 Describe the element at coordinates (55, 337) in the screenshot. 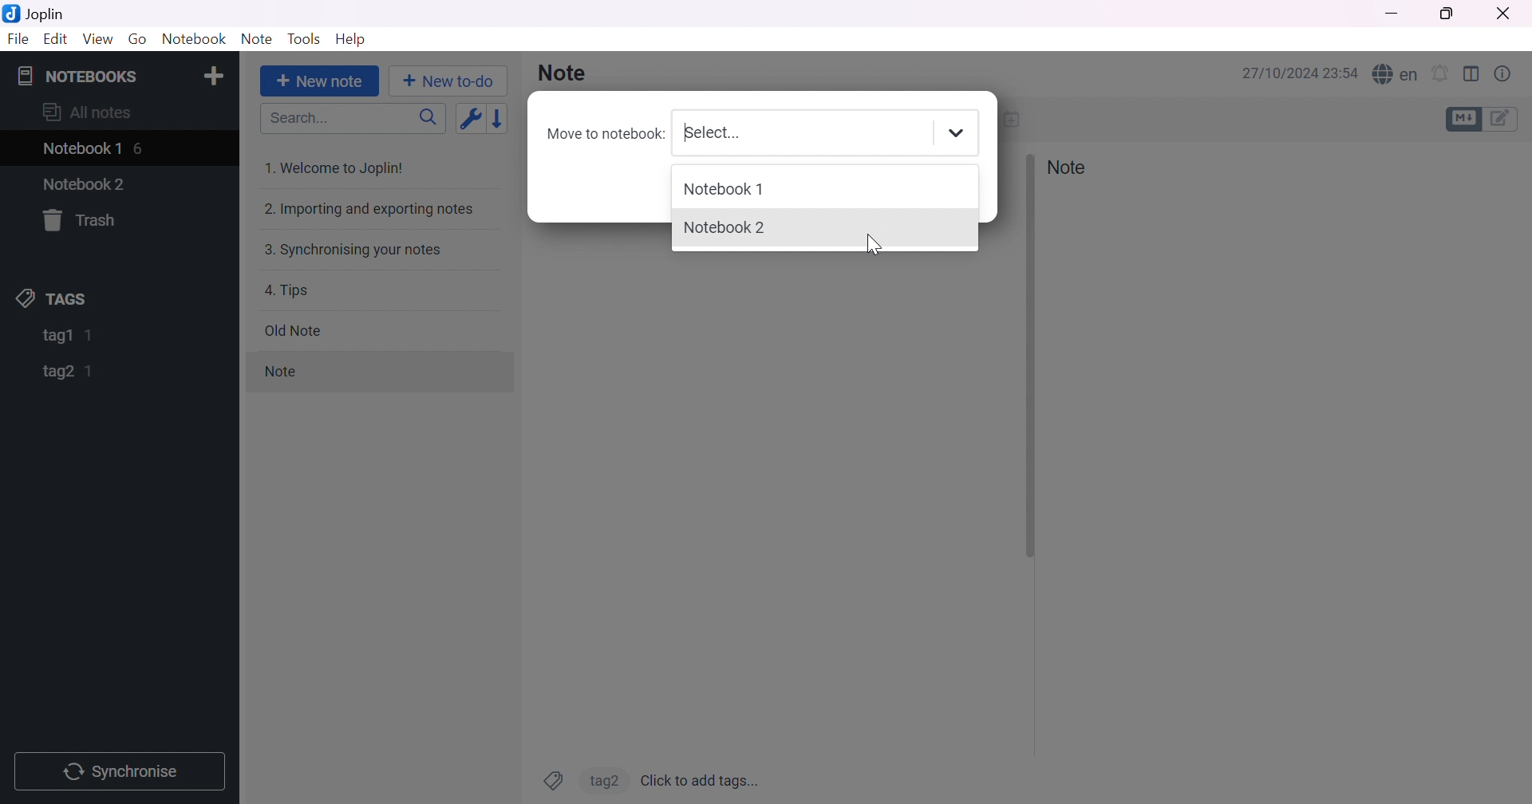

I see `tag1` at that location.